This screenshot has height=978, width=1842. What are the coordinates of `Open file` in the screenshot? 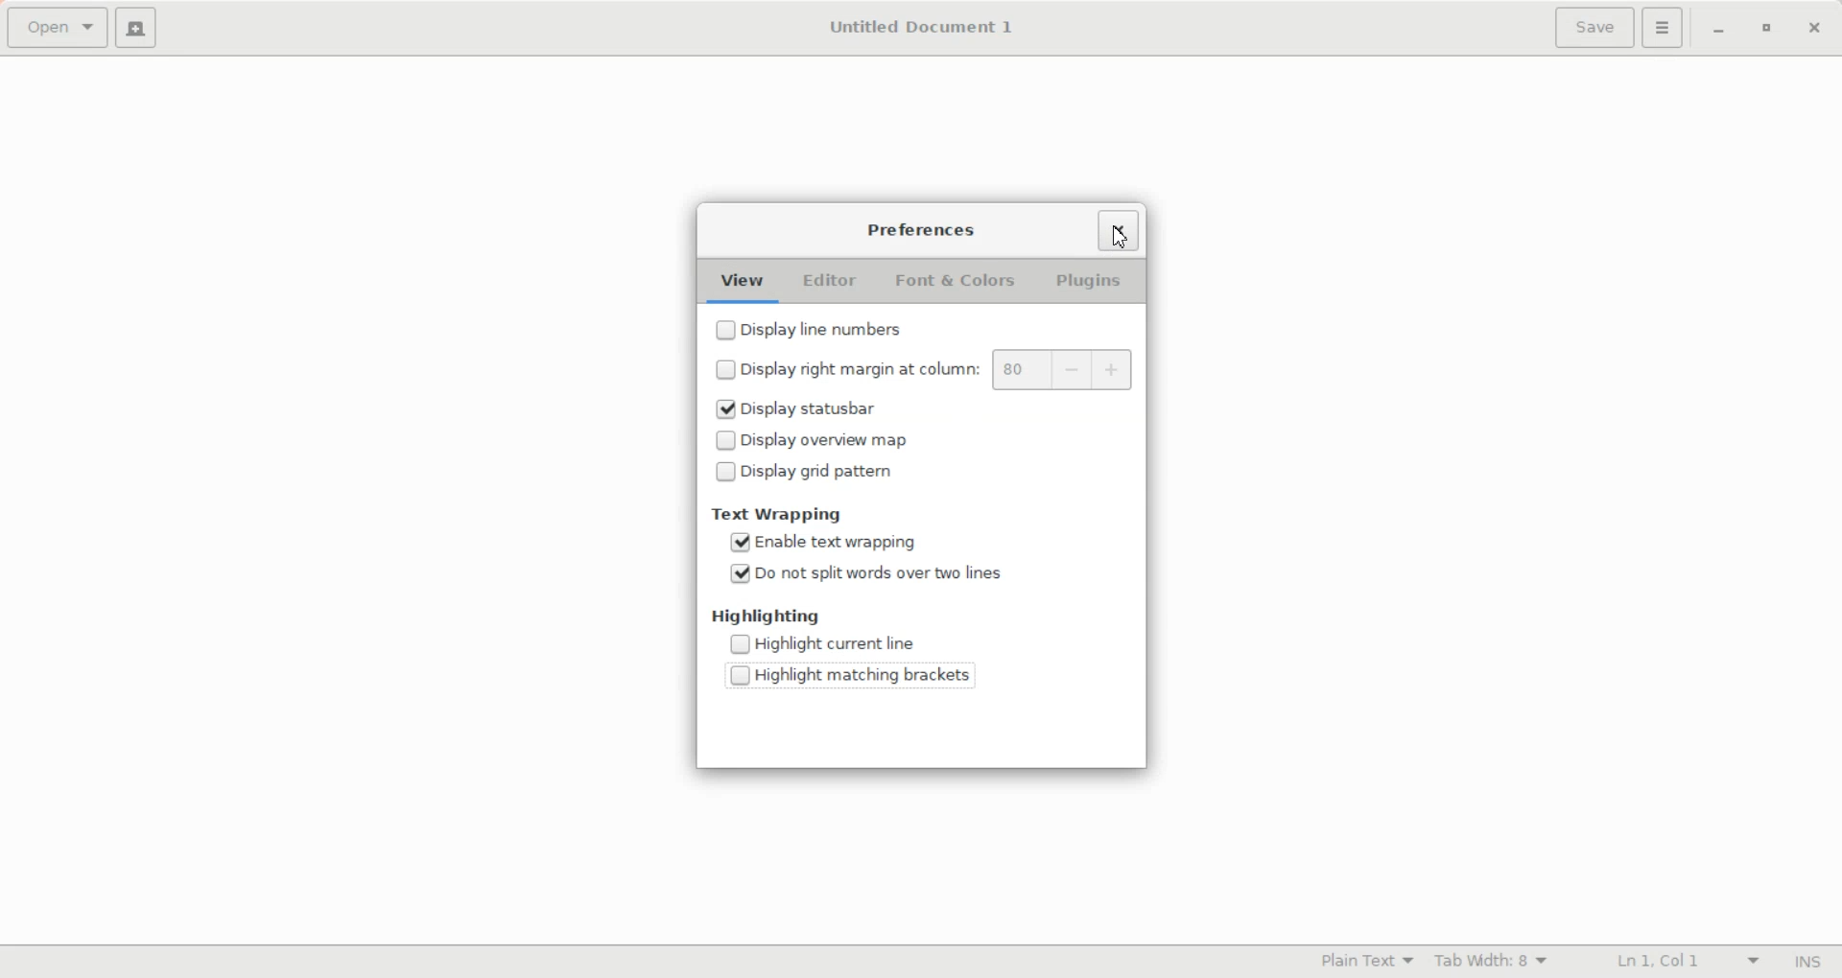 It's located at (57, 29).